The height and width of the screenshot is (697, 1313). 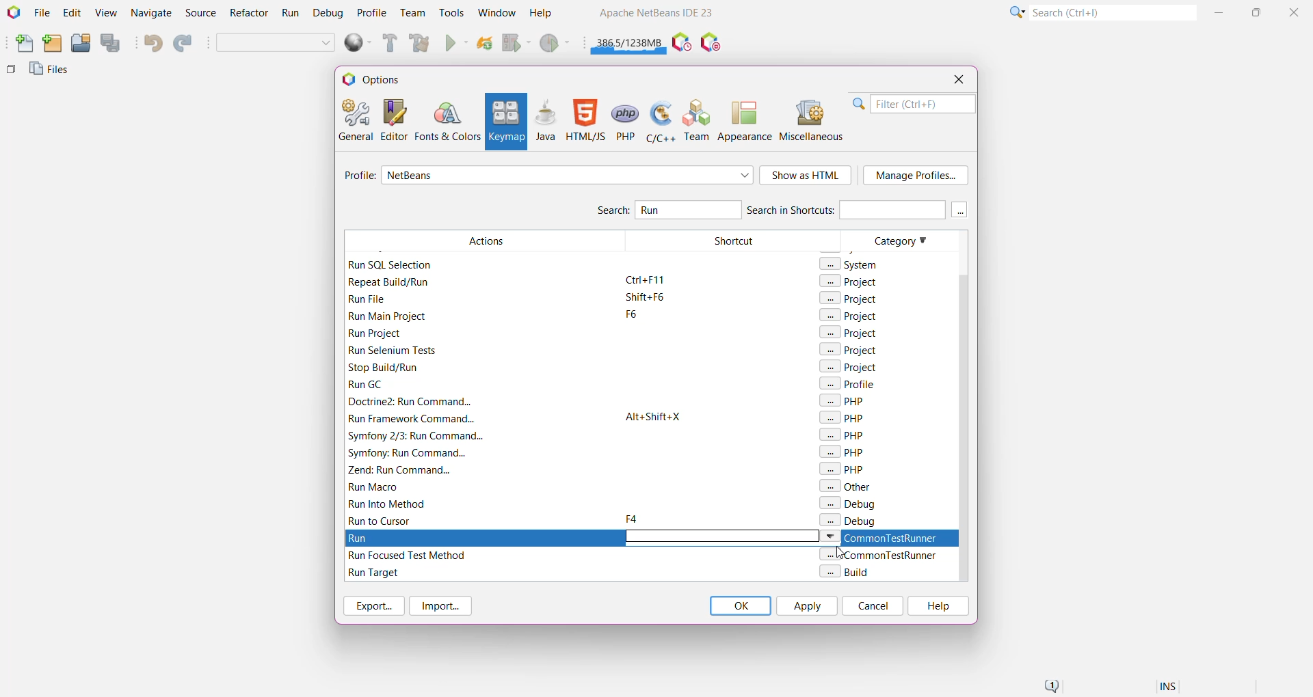 I want to click on Close, so click(x=1296, y=12).